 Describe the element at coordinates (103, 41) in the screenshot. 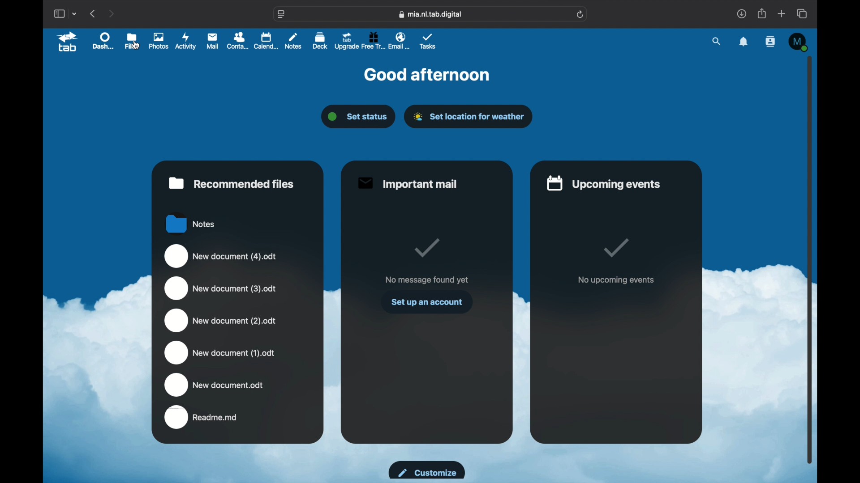

I see `dashboard` at that location.